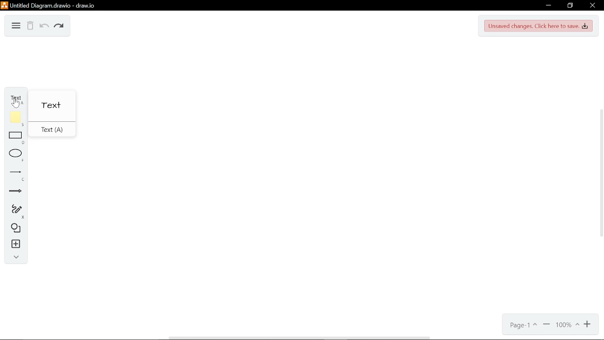 Image resolution: width=604 pixels, height=340 pixels. What do you see at coordinates (540, 25) in the screenshot?
I see `Unsaved changes. Click here to save` at bounding box center [540, 25].